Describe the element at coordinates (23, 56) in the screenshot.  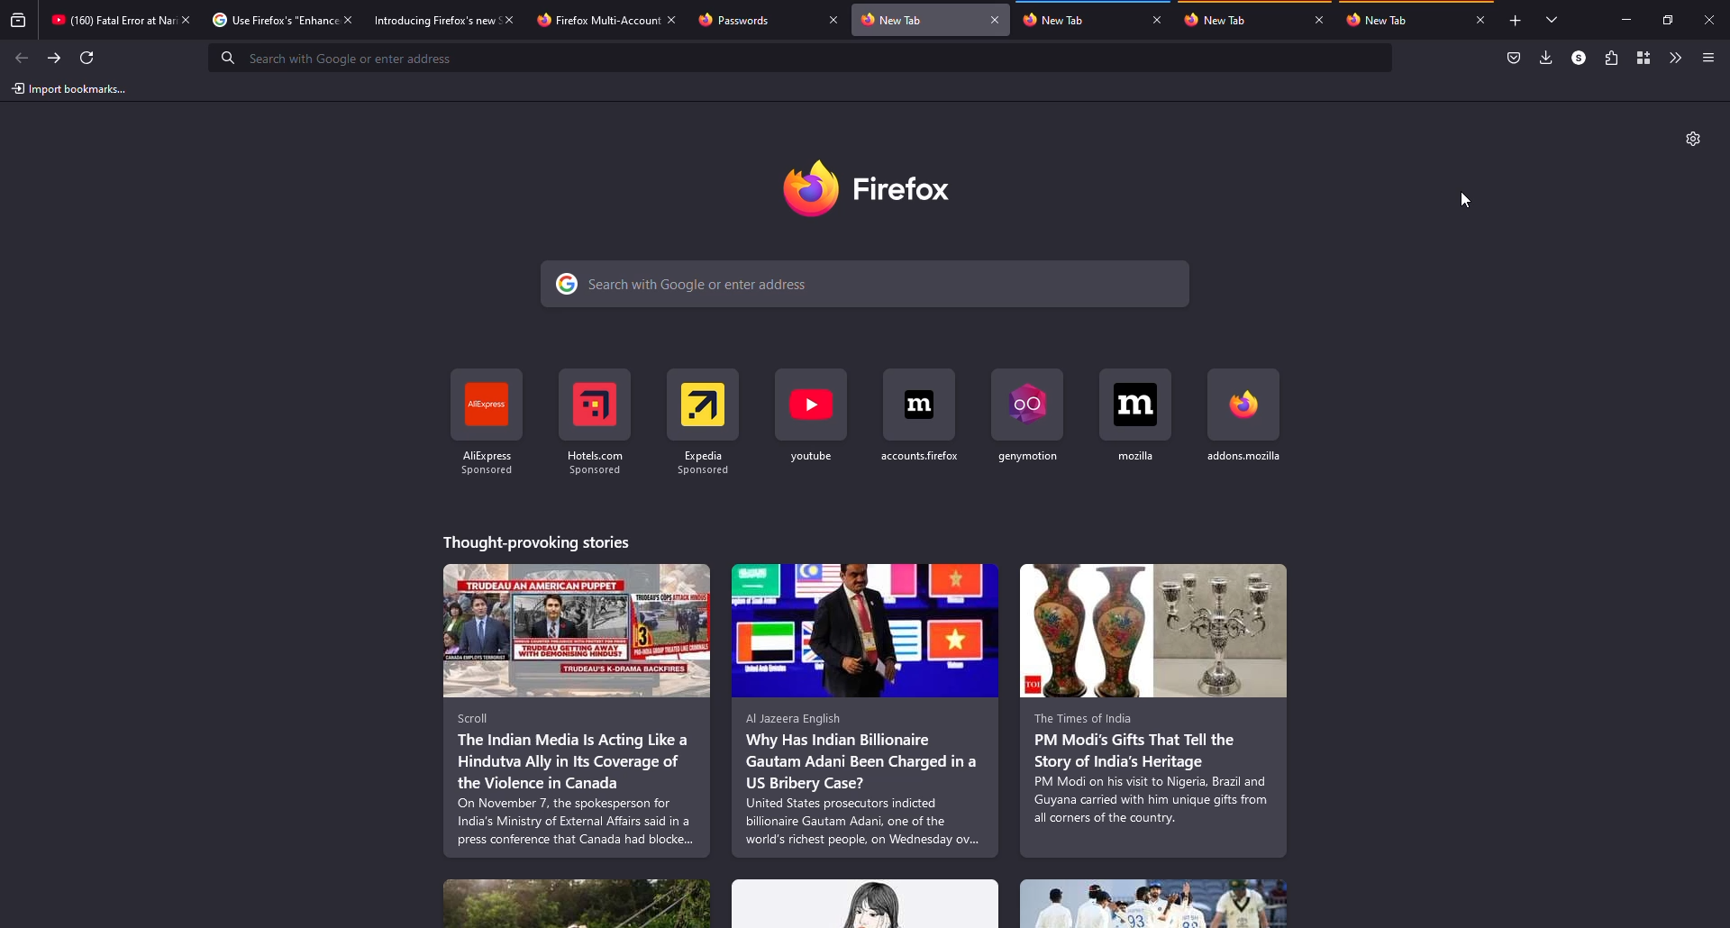
I see `back` at that location.